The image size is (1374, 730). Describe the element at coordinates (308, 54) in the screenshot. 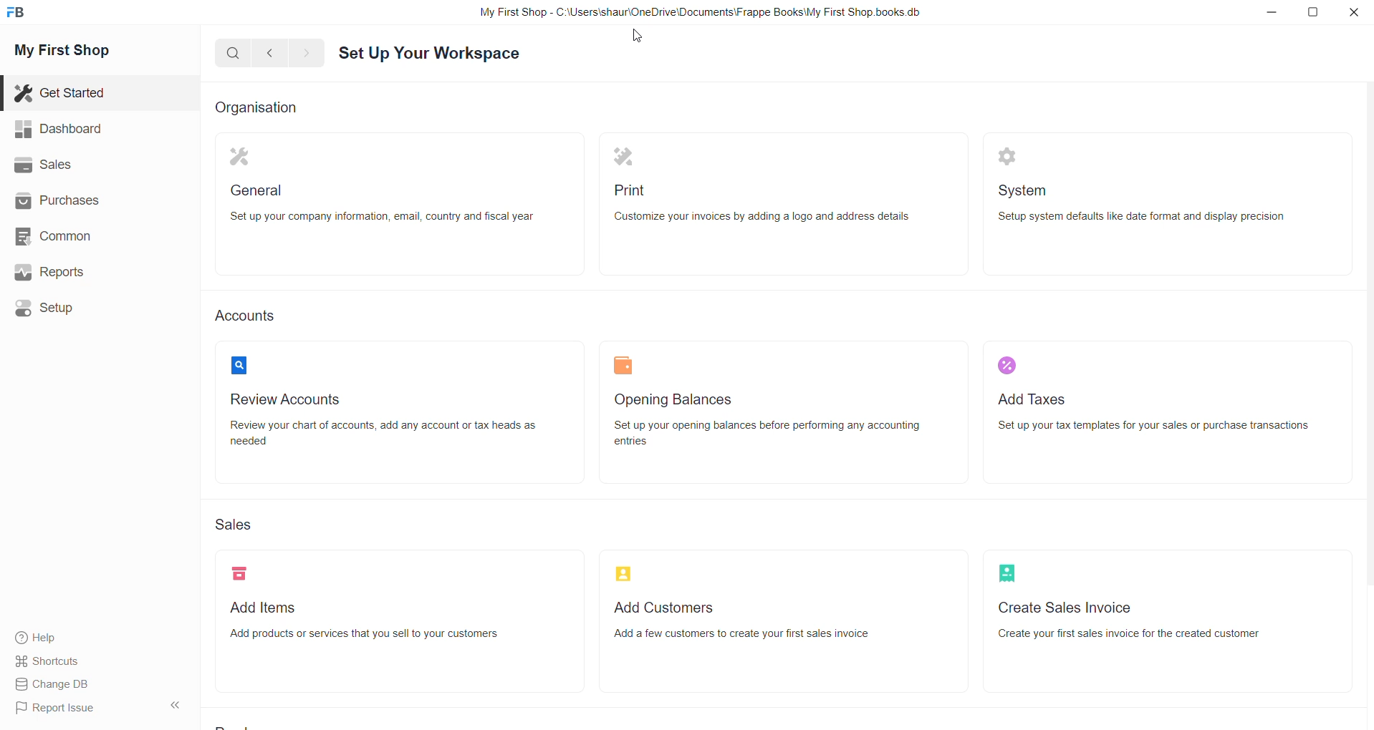

I see `move forward ` at that location.